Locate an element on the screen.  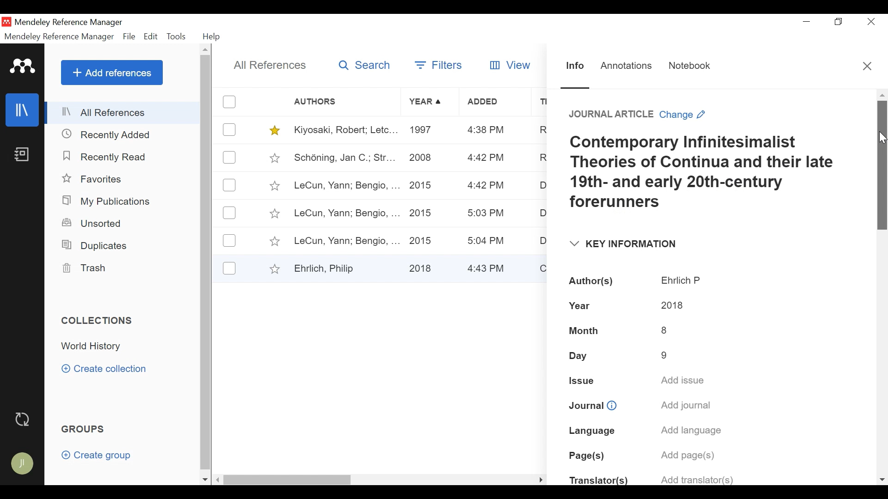
Groups is located at coordinates (82, 429).